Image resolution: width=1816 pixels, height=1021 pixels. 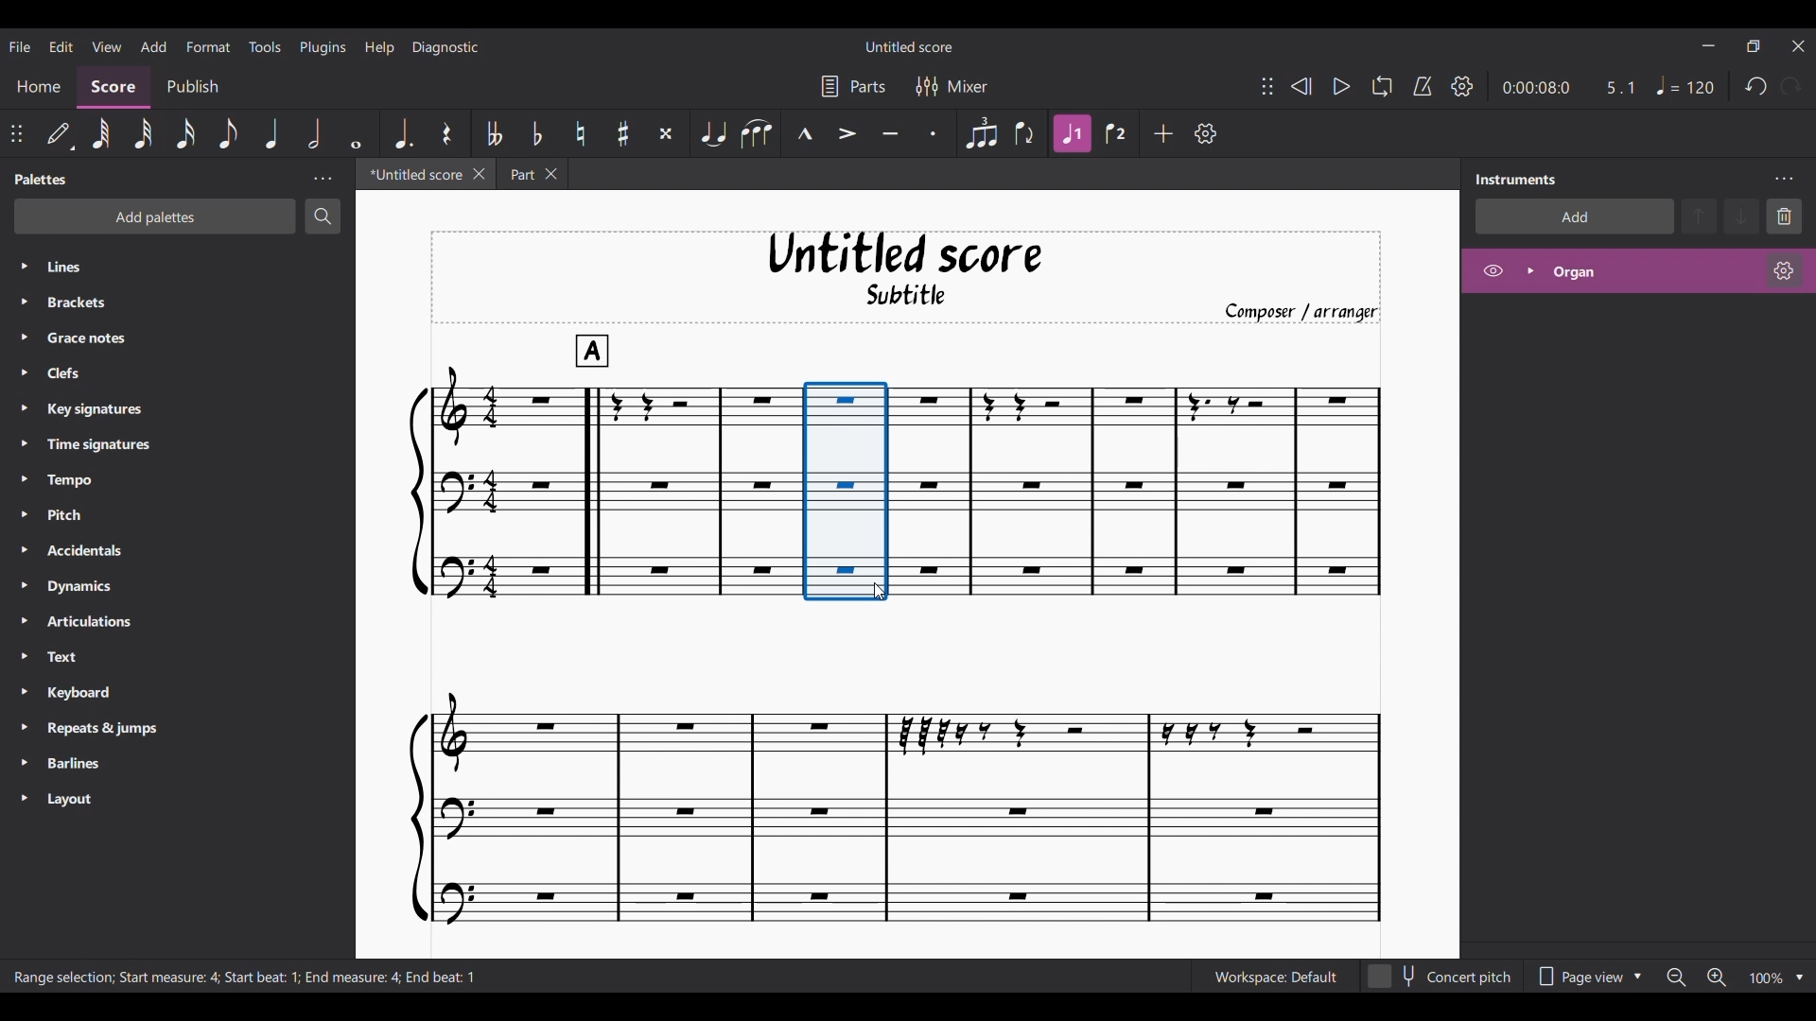 I want to click on Minimize, so click(x=1708, y=45).